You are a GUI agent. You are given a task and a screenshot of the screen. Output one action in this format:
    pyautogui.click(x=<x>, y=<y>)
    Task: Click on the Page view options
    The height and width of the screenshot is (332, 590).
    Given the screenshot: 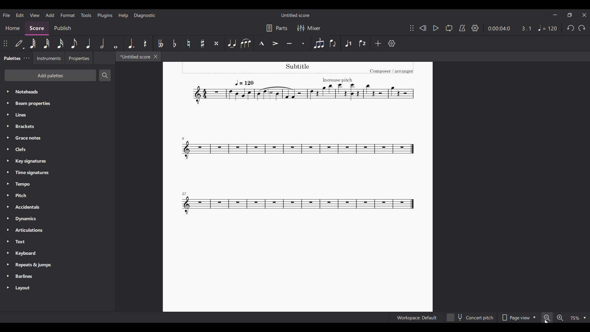 What is the action you would take?
    pyautogui.click(x=518, y=318)
    